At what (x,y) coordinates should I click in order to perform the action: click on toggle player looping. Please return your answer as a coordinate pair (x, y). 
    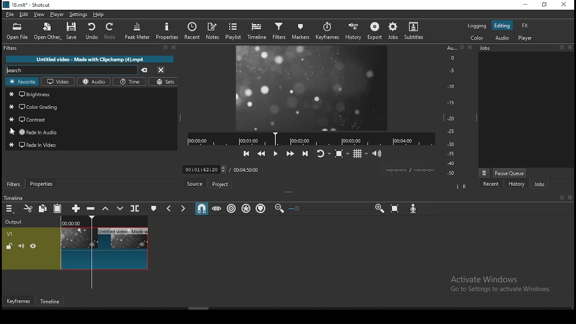
    Looking at the image, I should click on (324, 153).